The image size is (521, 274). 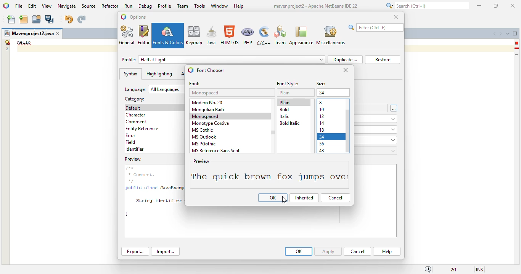 What do you see at coordinates (289, 123) in the screenshot?
I see `bold italic` at bounding box center [289, 123].